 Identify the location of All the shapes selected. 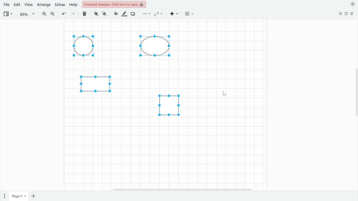
(136, 77).